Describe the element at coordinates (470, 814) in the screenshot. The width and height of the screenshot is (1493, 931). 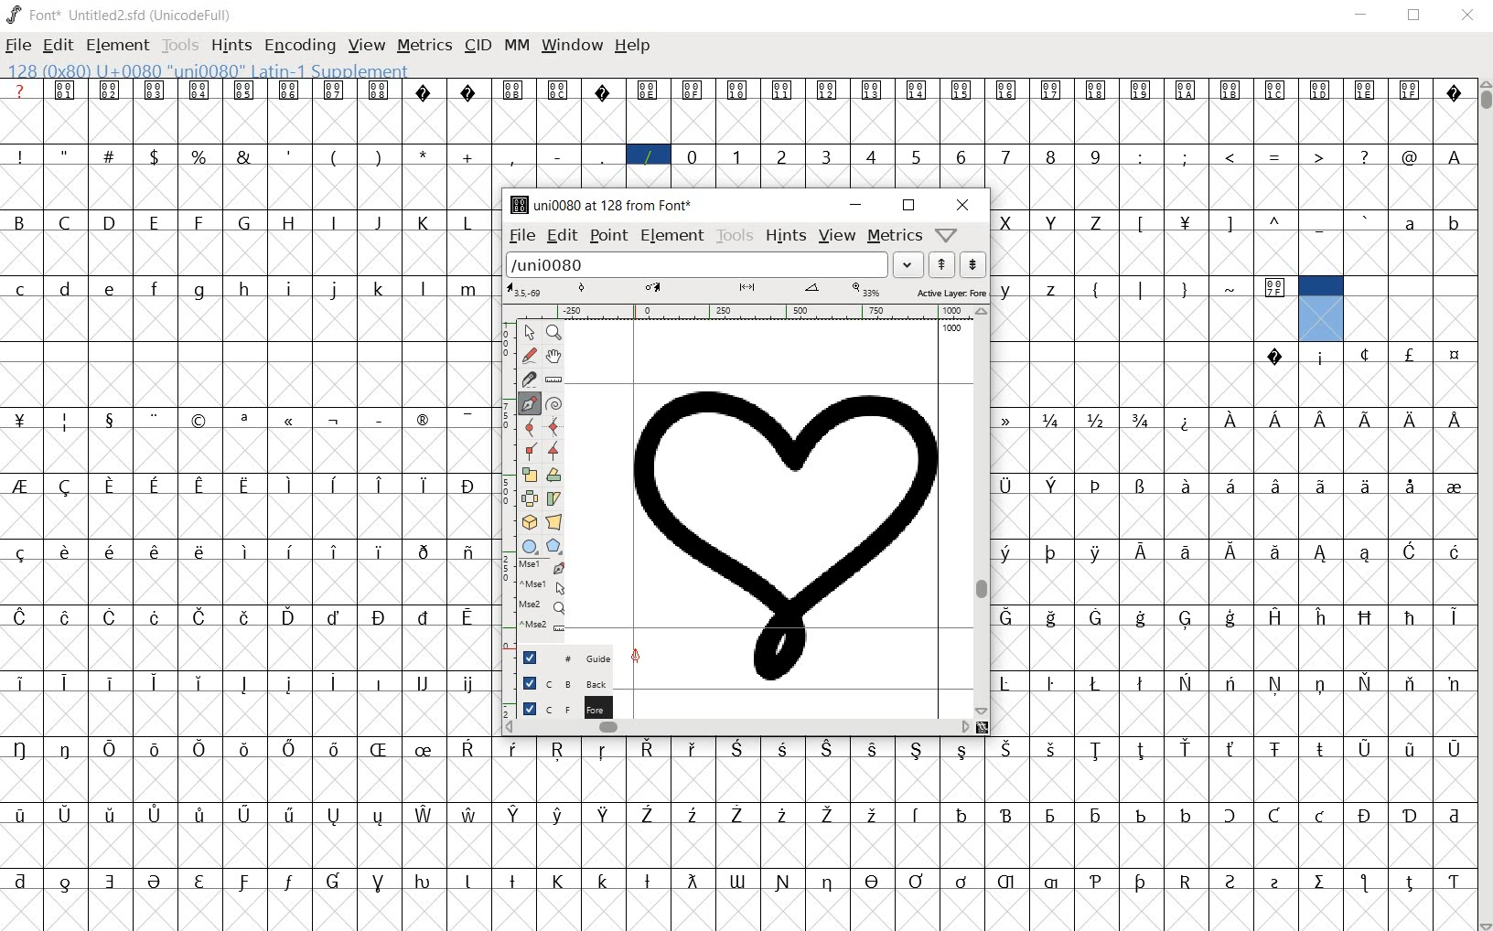
I see `glyph` at that location.